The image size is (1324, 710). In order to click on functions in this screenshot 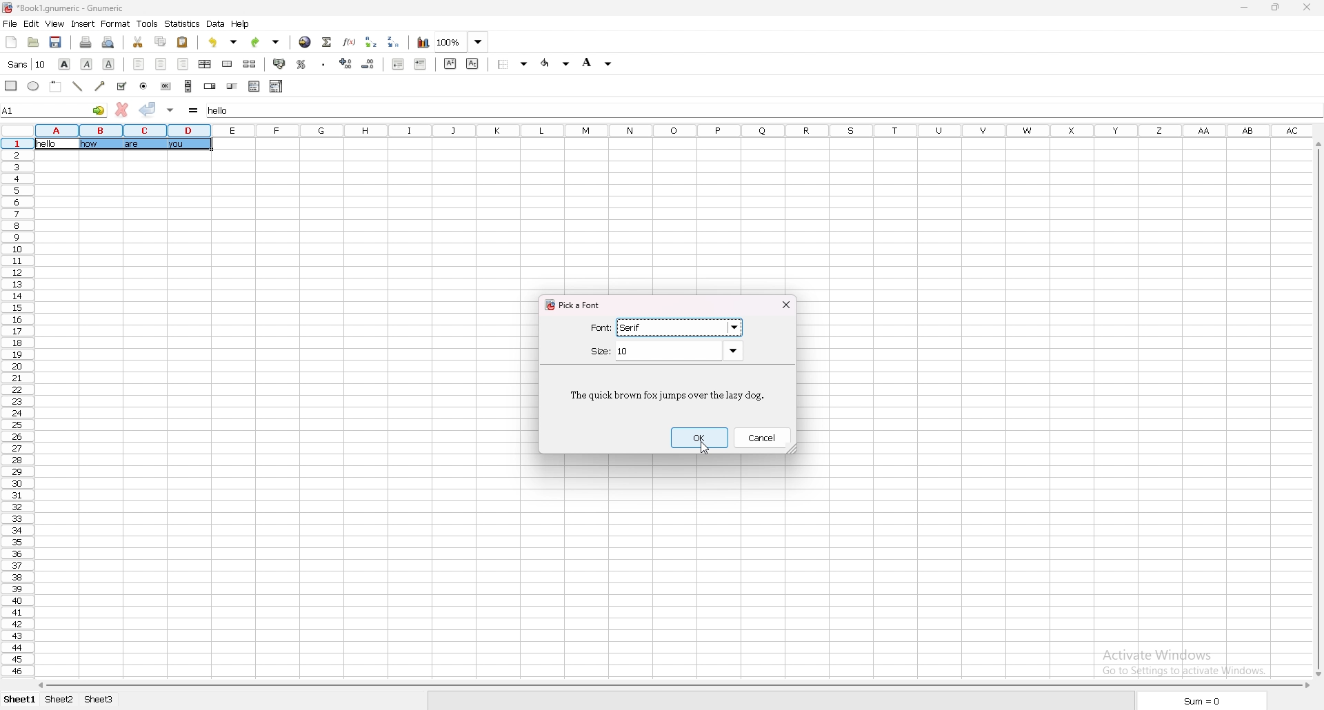, I will do `click(350, 41)`.